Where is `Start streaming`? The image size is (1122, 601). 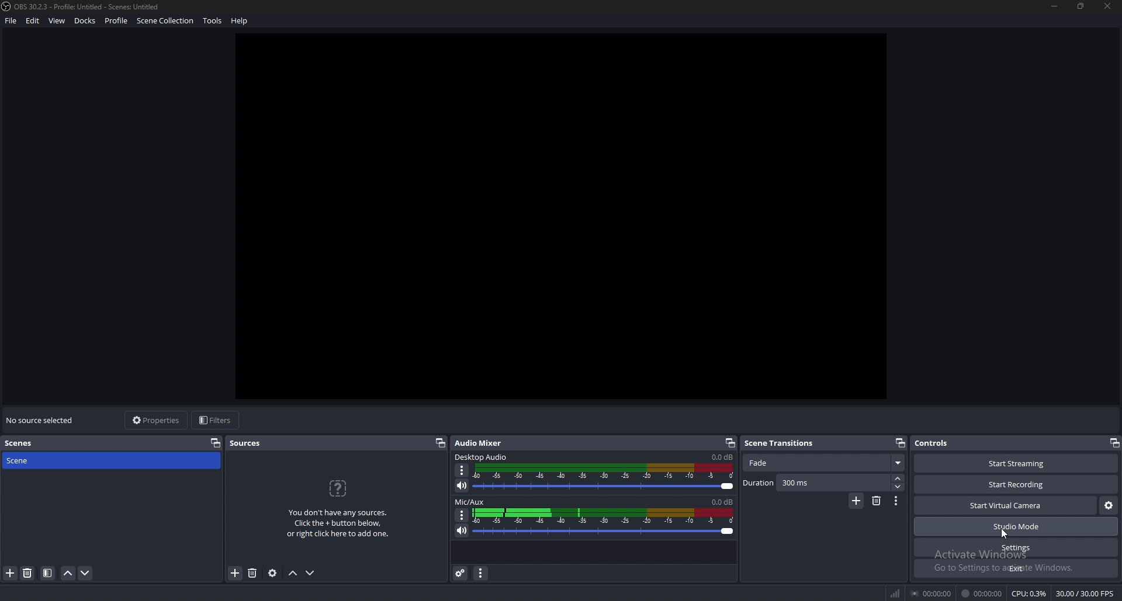
Start streaming is located at coordinates (1013, 463).